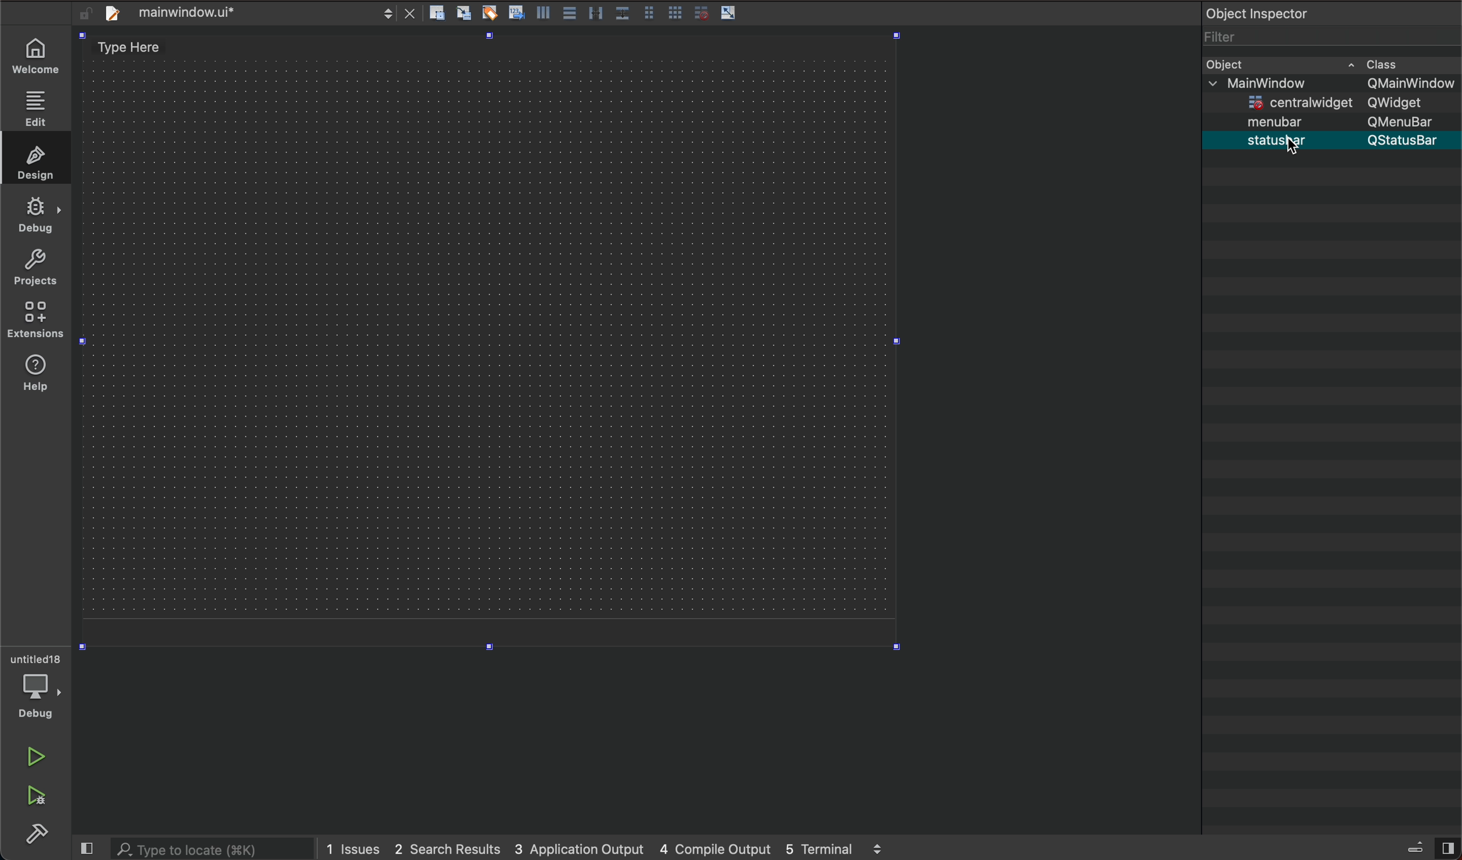  Describe the element at coordinates (32, 111) in the screenshot. I see `edit` at that location.